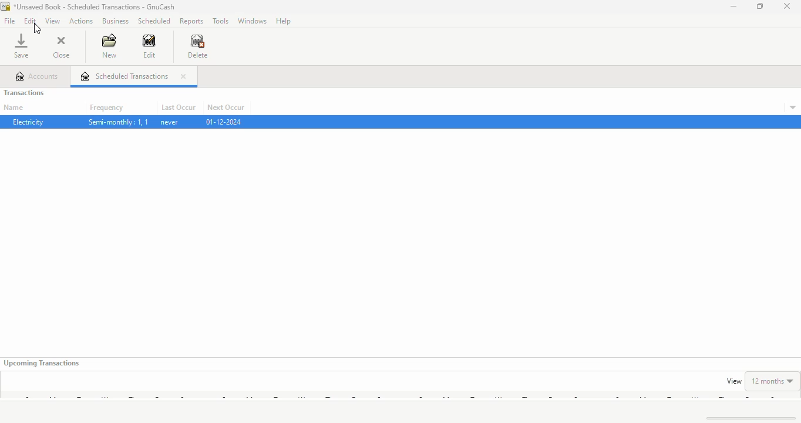  What do you see at coordinates (226, 108) in the screenshot?
I see `next occur` at bounding box center [226, 108].